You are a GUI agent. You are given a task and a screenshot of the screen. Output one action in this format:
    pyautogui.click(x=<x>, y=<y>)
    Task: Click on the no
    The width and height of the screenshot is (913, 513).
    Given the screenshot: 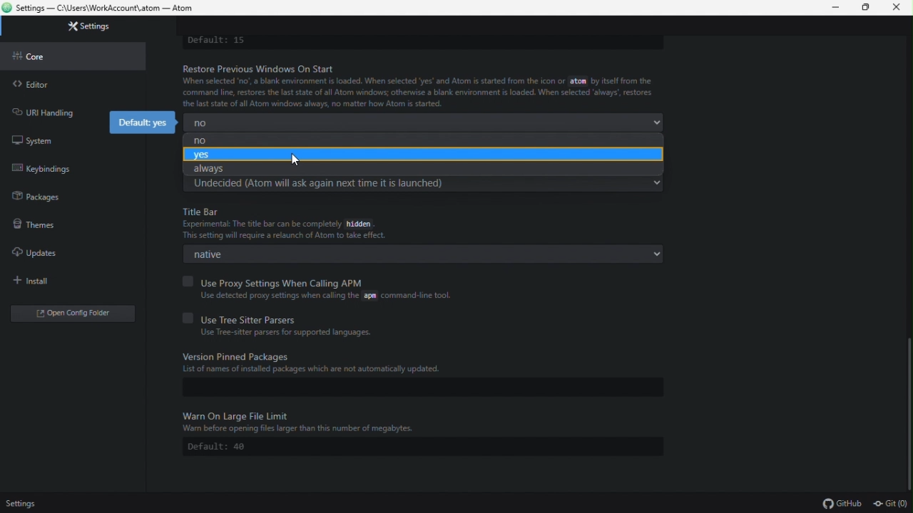 What is the action you would take?
    pyautogui.click(x=417, y=140)
    